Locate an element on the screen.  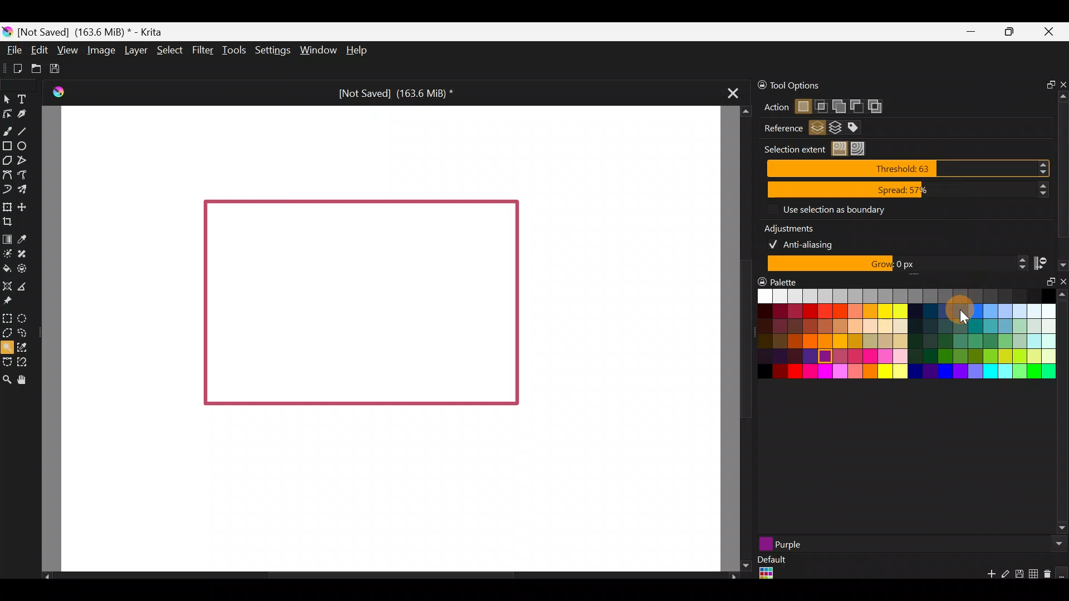
Scroll bar is located at coordinates (384, 575).